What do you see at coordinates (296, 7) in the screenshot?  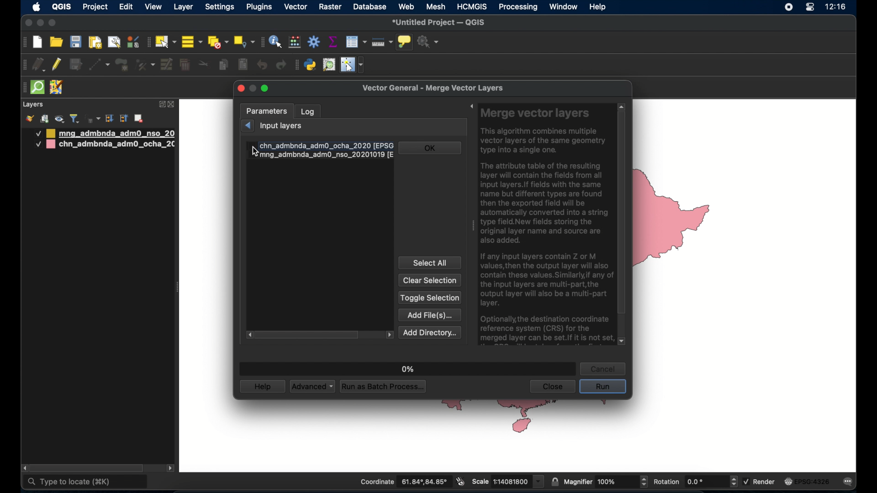 I see `vector` at bounding box center [296, 7].